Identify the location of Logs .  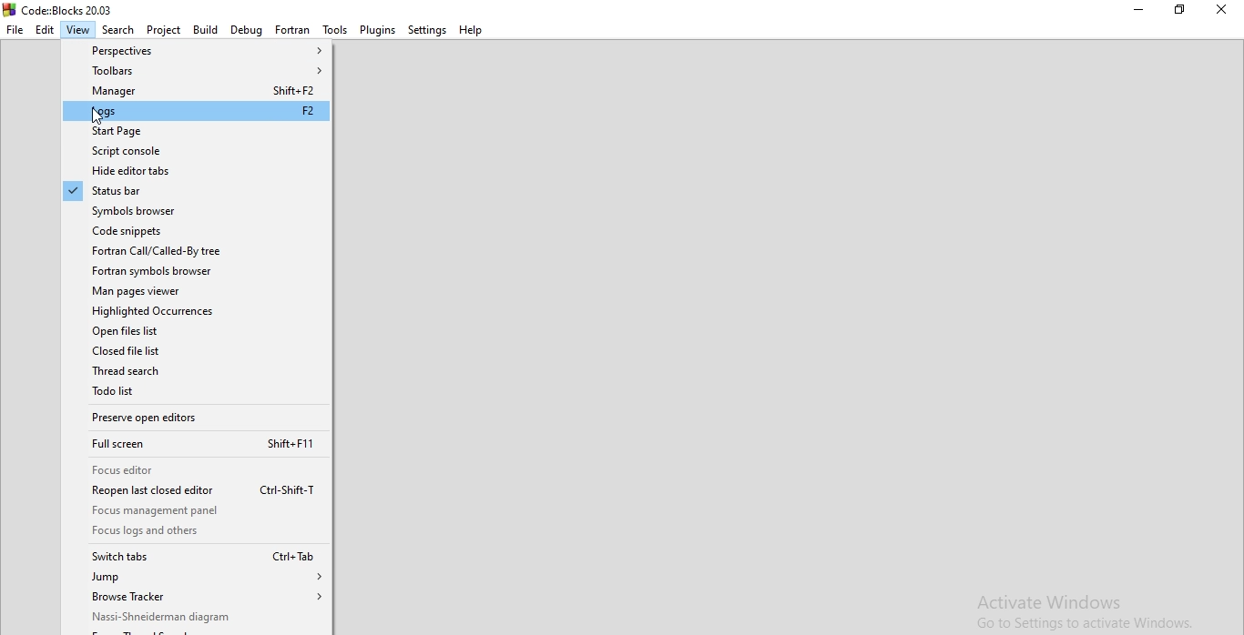
(197, 112).